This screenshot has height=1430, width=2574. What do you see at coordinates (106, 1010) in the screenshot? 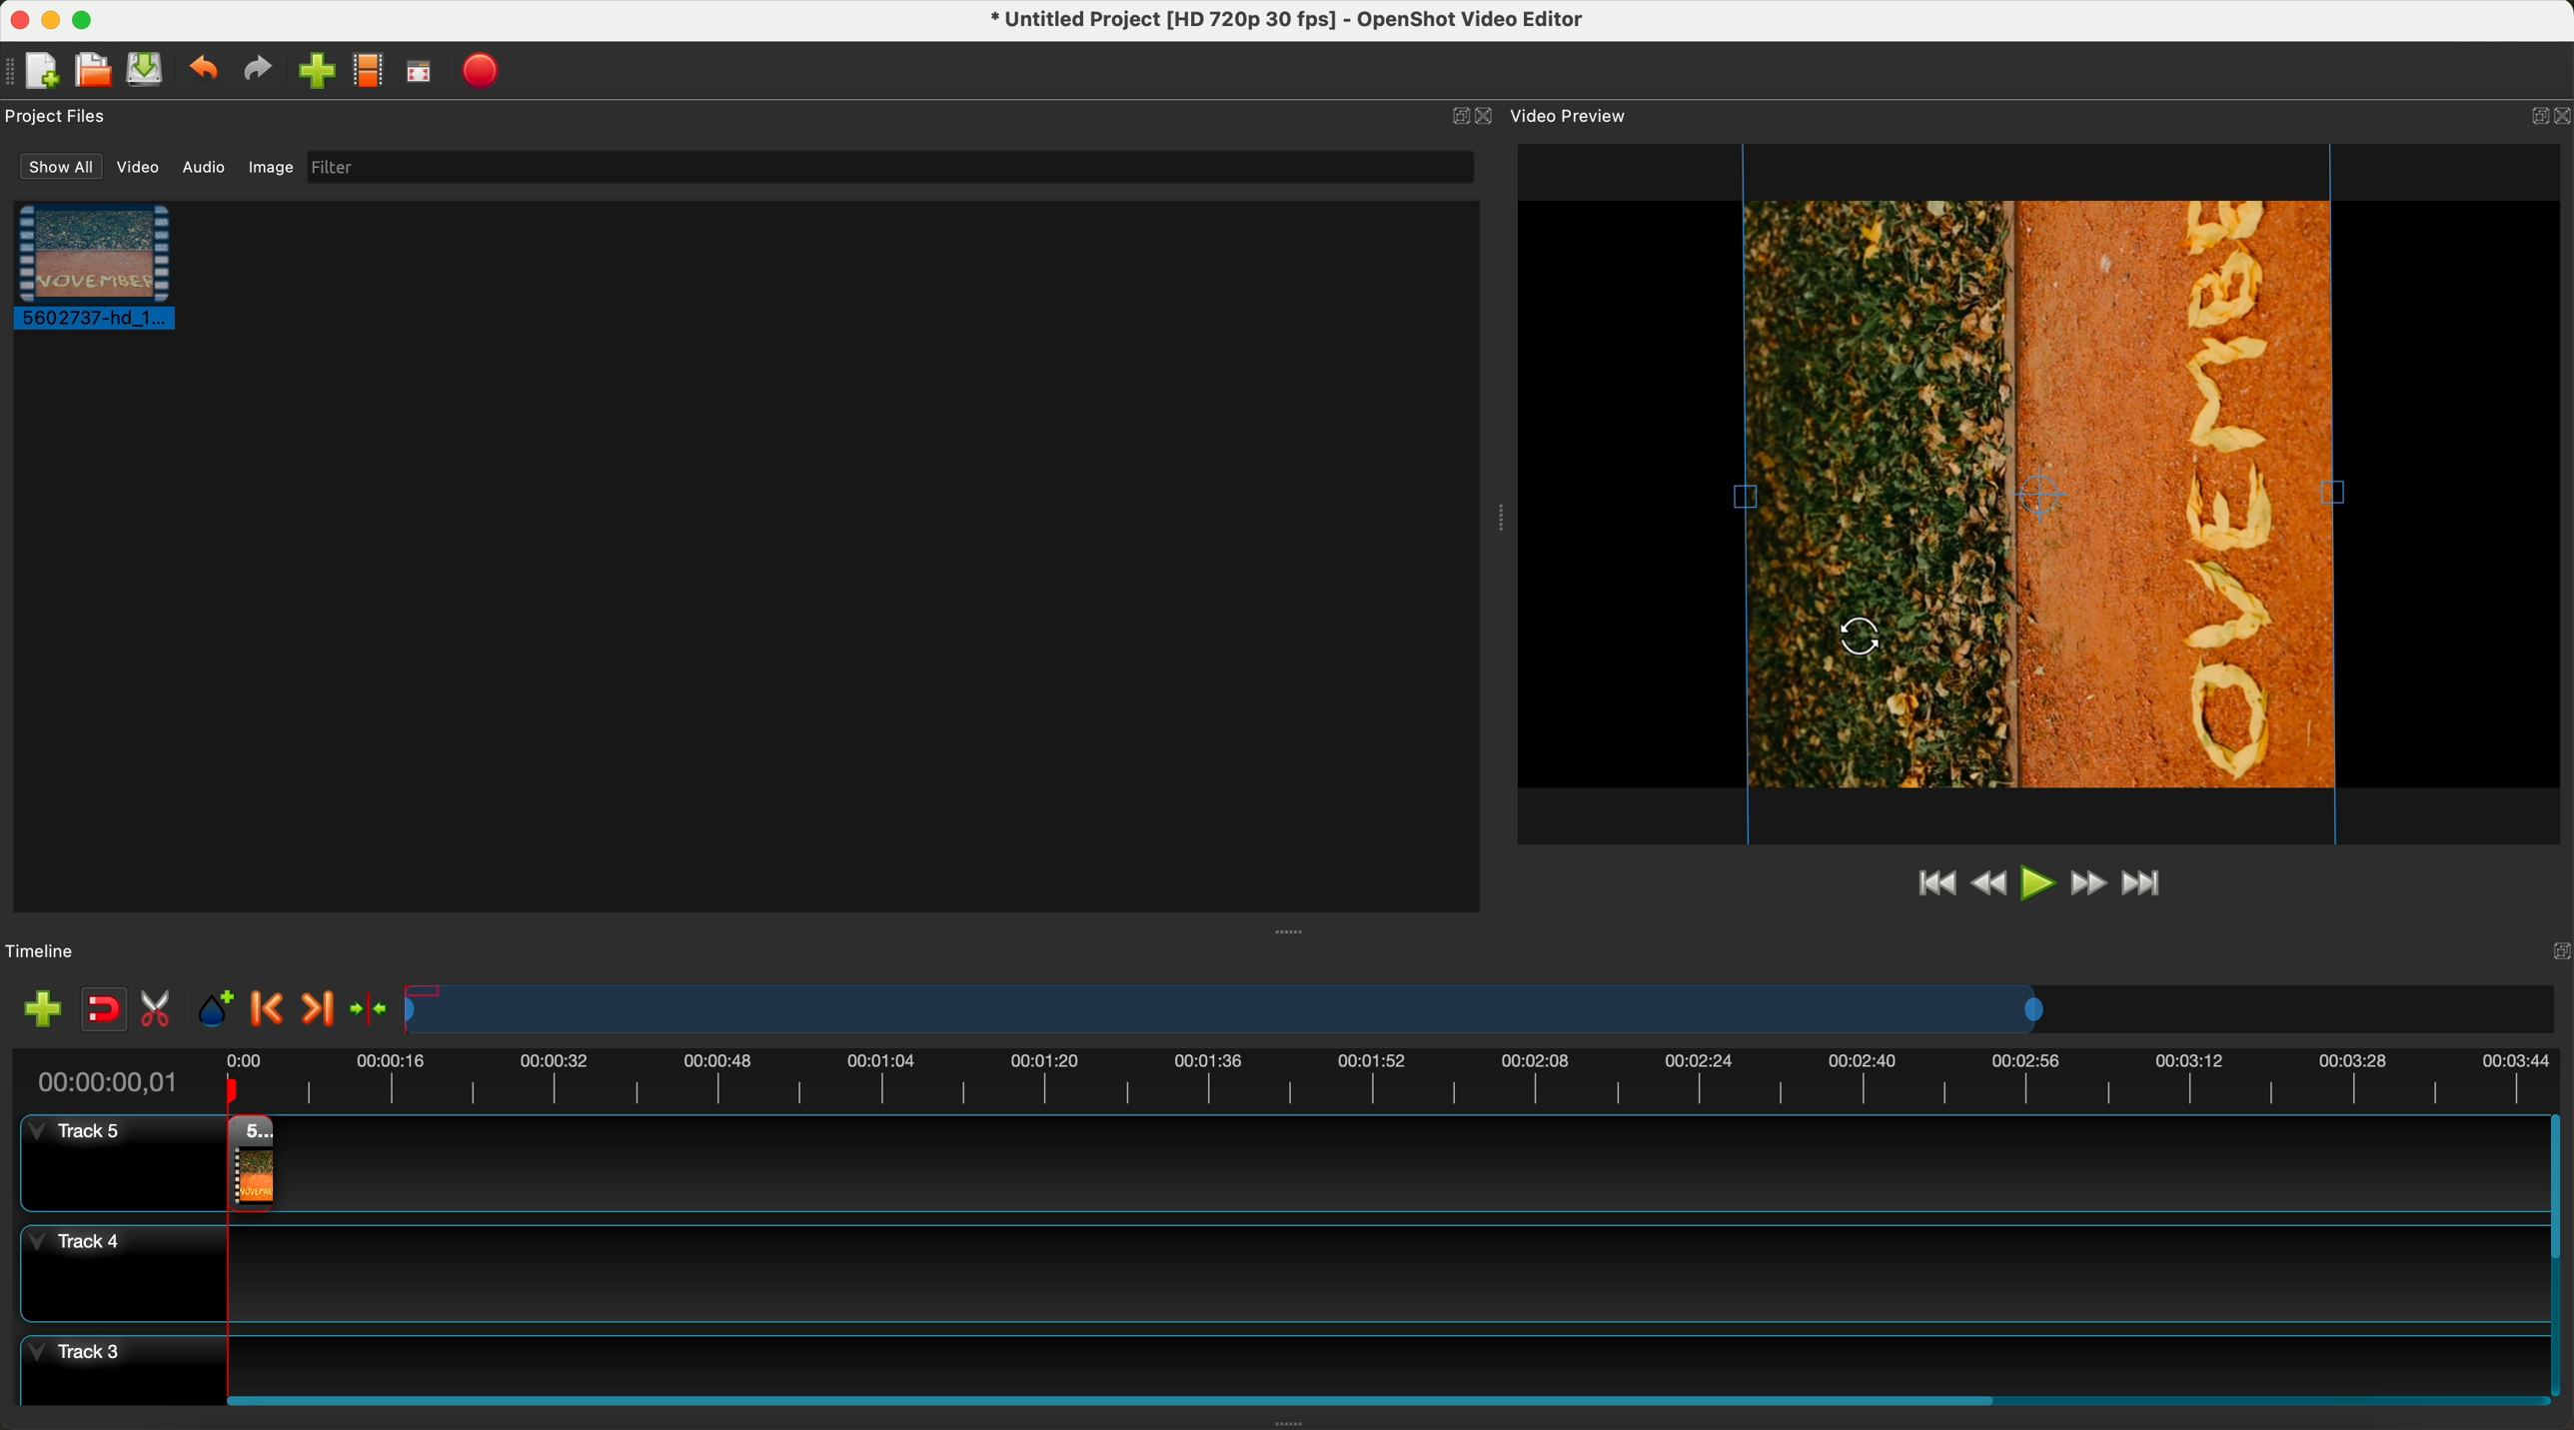
I see `disable snapping` at bounding box center [106, 1010].